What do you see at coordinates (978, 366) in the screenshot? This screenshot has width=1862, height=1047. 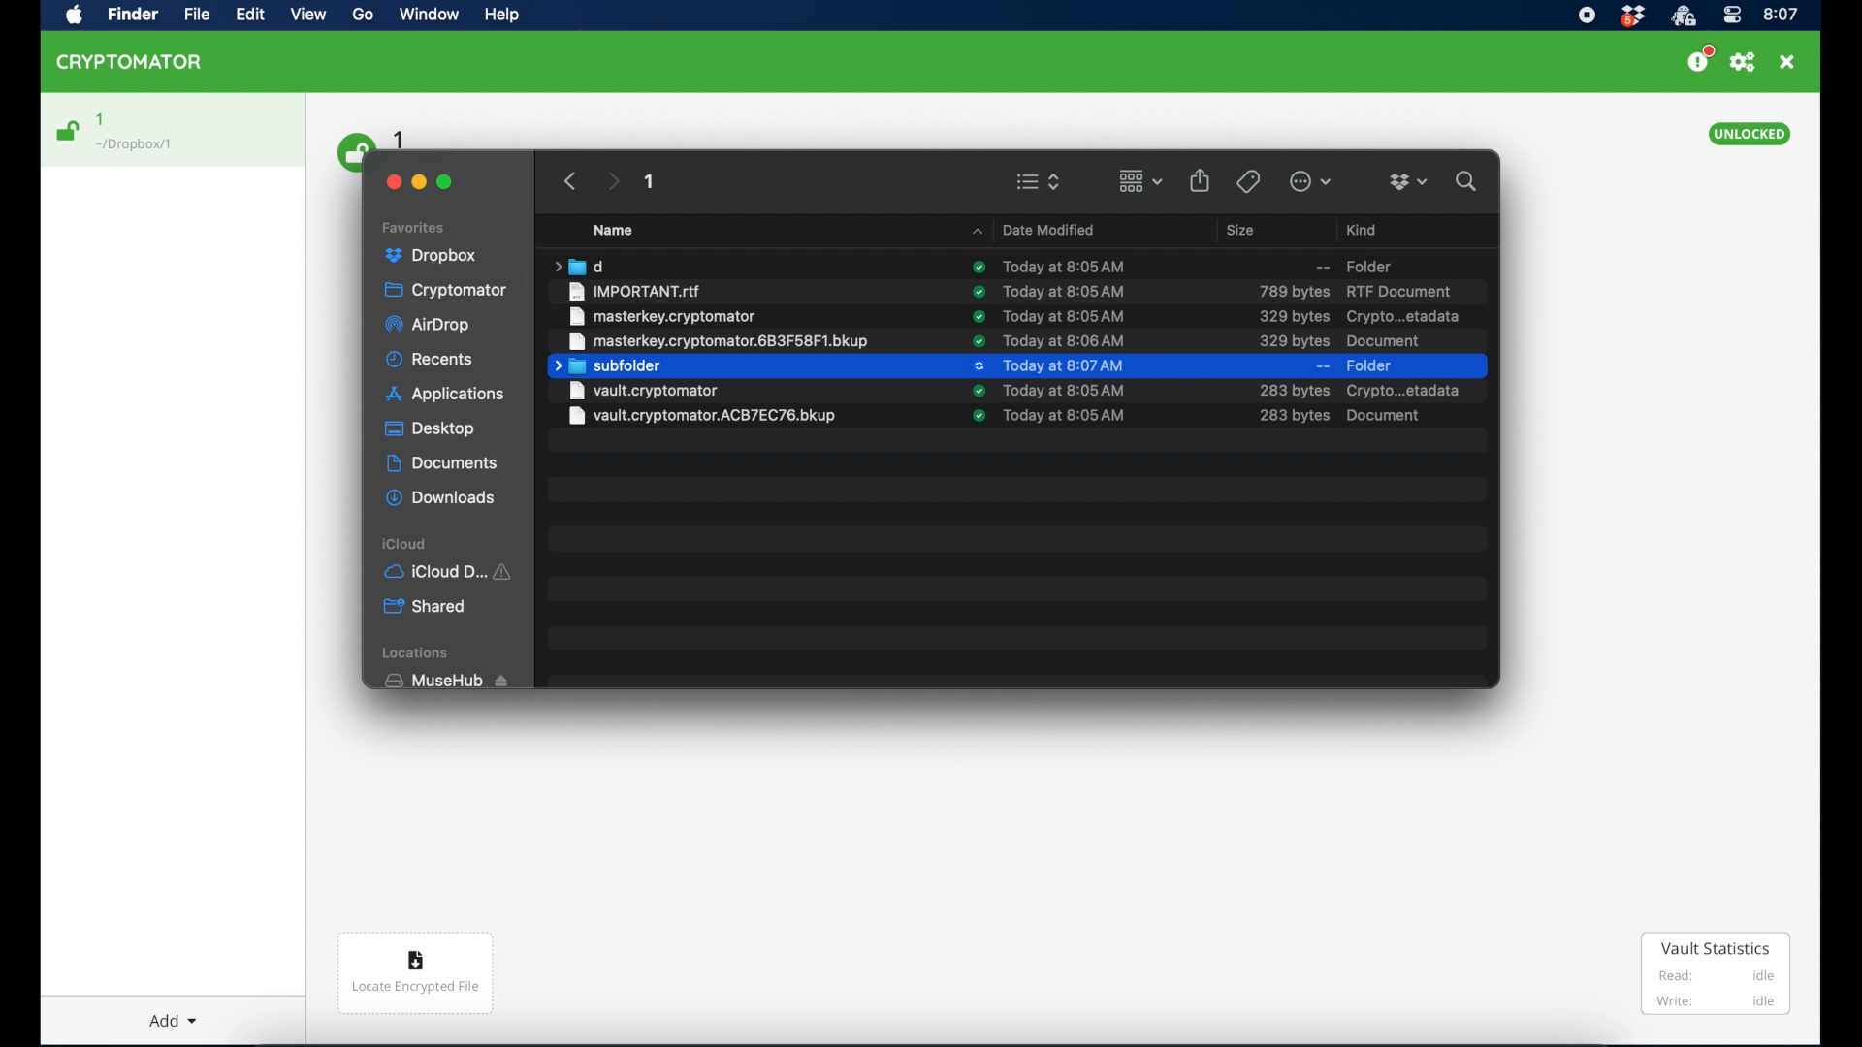 I see `syncing` at bounding box center [978, 366].